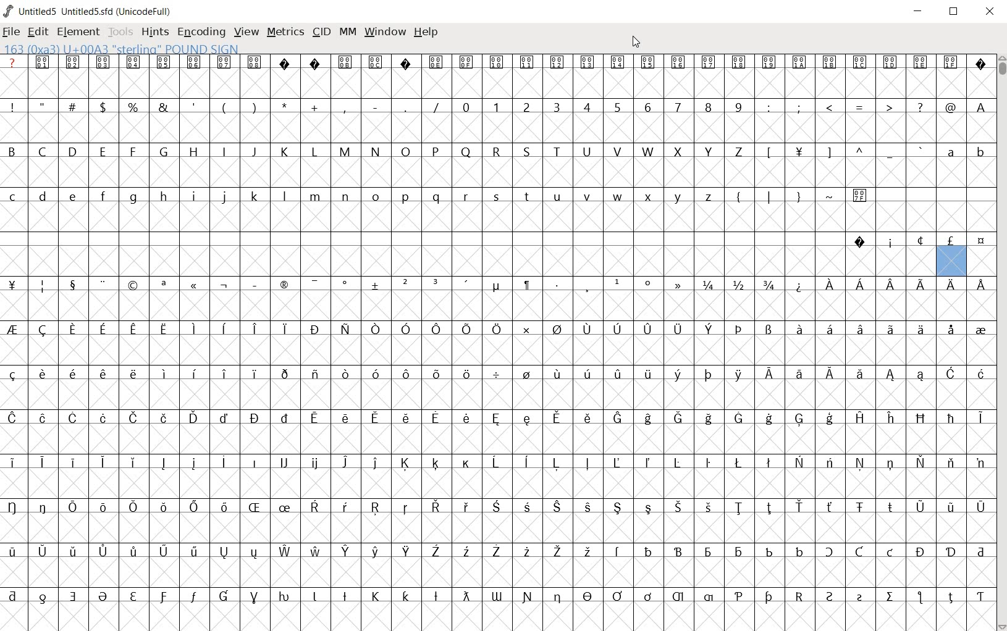 The height and width of the screenshot is (631, 1007). What do you see at coordinates (617, 418) in the screenshot?
I see `Symbol` at bounding box center [617, 418].